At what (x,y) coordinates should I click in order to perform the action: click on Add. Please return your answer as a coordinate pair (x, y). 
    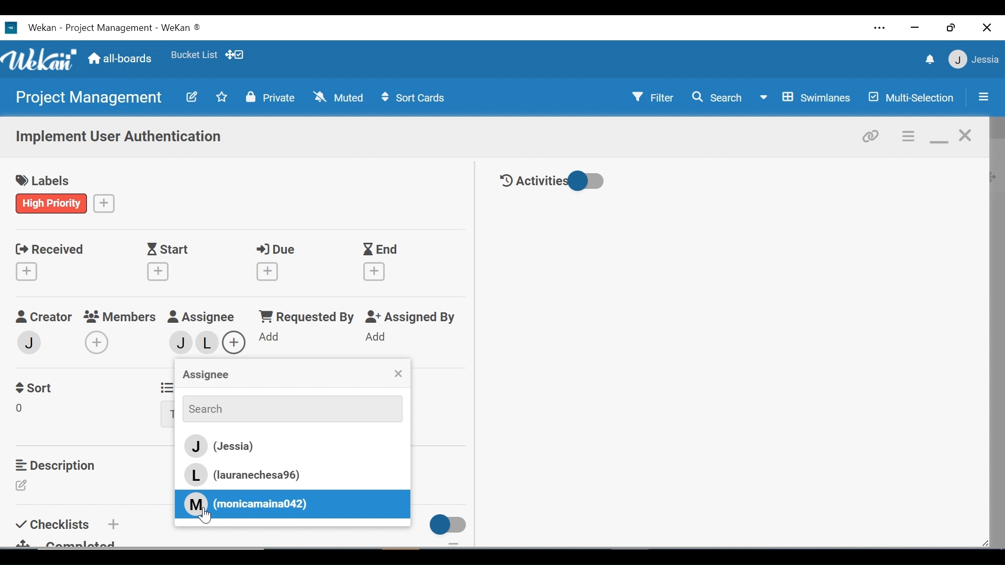
    Looking at the image, I should click on (375, 337).